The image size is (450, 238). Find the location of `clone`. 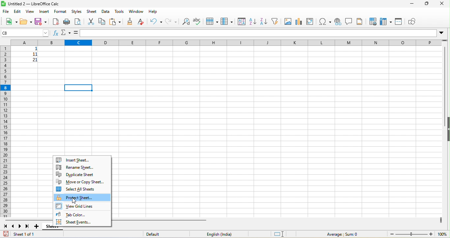

clone is located at coordinates (131, 21).